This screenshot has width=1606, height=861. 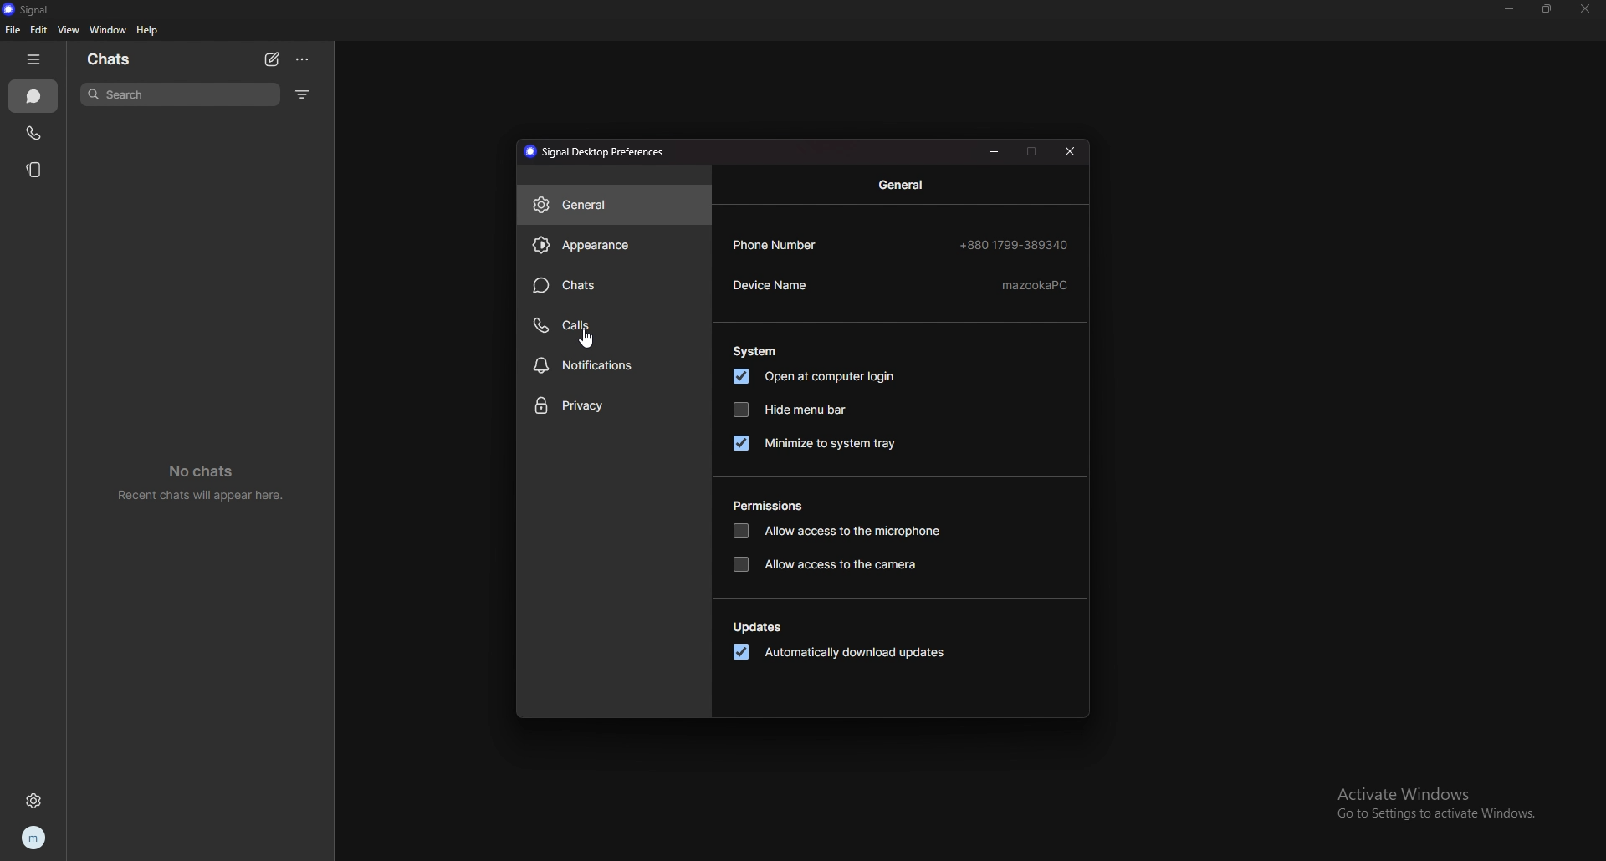 I want to click on hide menu bar, so click(x=793, y=410).